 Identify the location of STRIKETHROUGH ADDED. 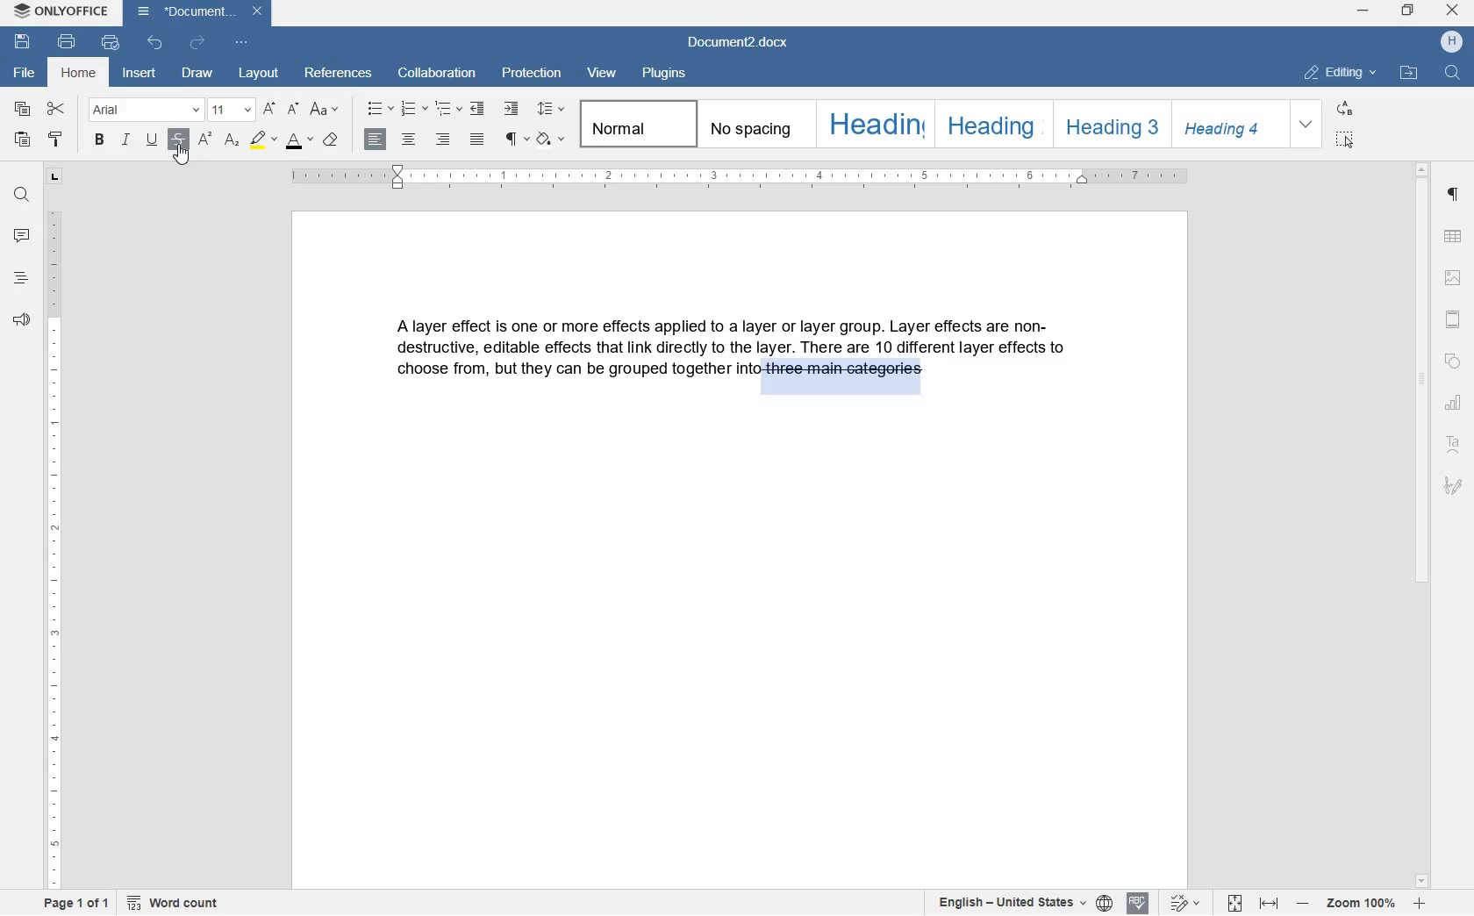
(841, 376).